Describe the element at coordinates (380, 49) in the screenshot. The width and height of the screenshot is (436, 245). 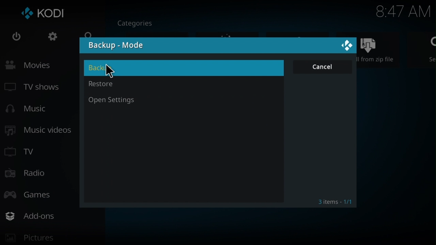
I see `Install from zip file` at that location.